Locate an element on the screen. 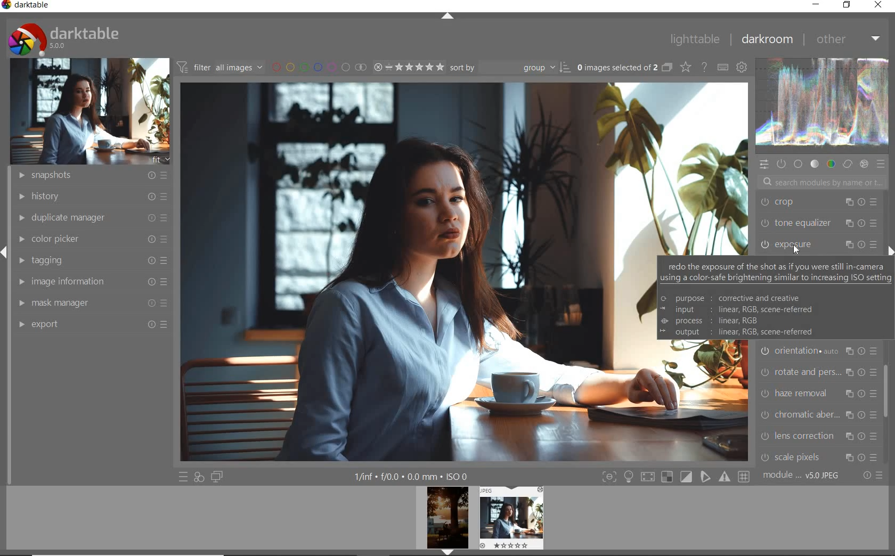 The image size is (895, 556). QUICK ACCESS TO PRESET is located at coordinates (183, 476).